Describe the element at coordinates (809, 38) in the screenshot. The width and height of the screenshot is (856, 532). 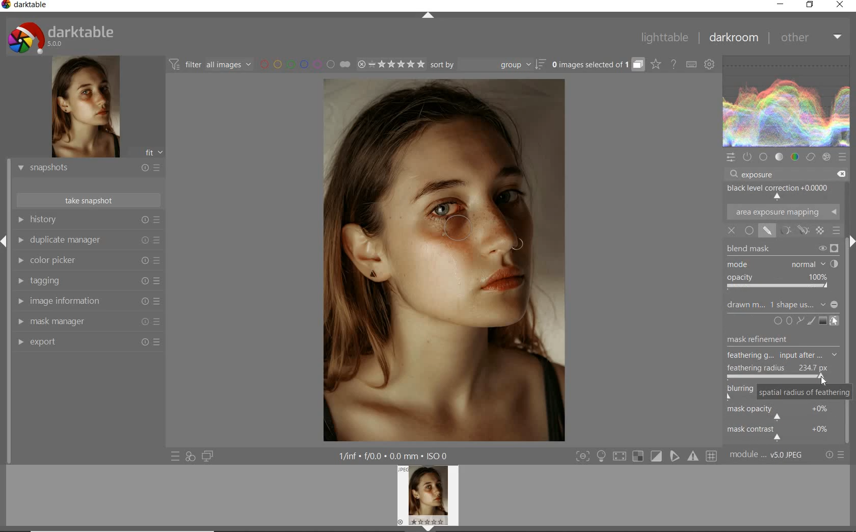
I see `other` at that location.